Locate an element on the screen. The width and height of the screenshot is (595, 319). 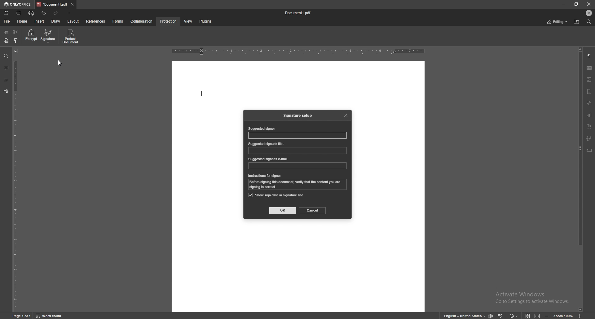
protect document is located at coordinates (71, 36).